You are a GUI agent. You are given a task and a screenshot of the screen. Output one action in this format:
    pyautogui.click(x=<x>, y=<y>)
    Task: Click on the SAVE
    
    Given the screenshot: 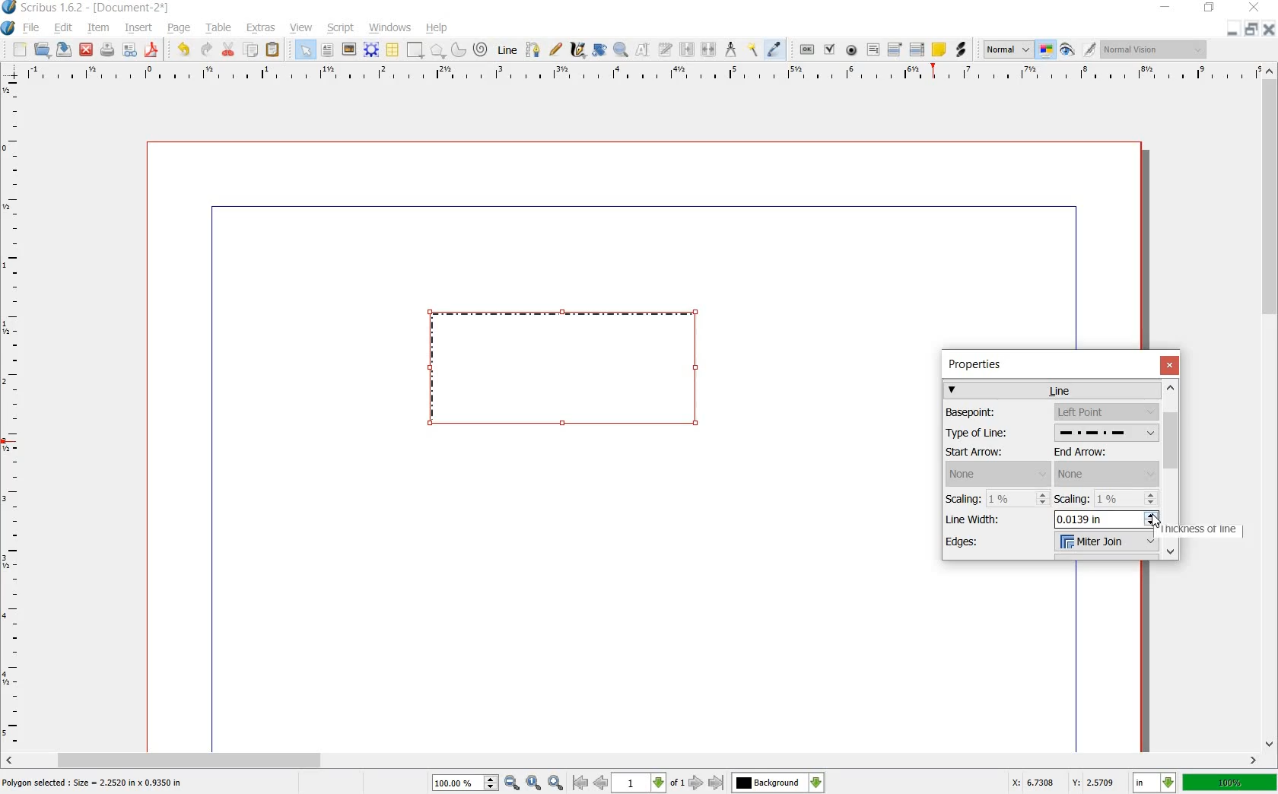 What is the action you would take?
    pyautogui.click(x=62, y=49)
    